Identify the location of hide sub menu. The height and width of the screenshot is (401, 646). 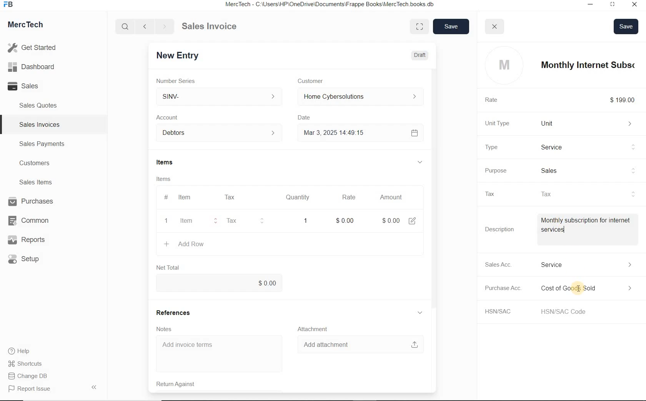
(420, 162).